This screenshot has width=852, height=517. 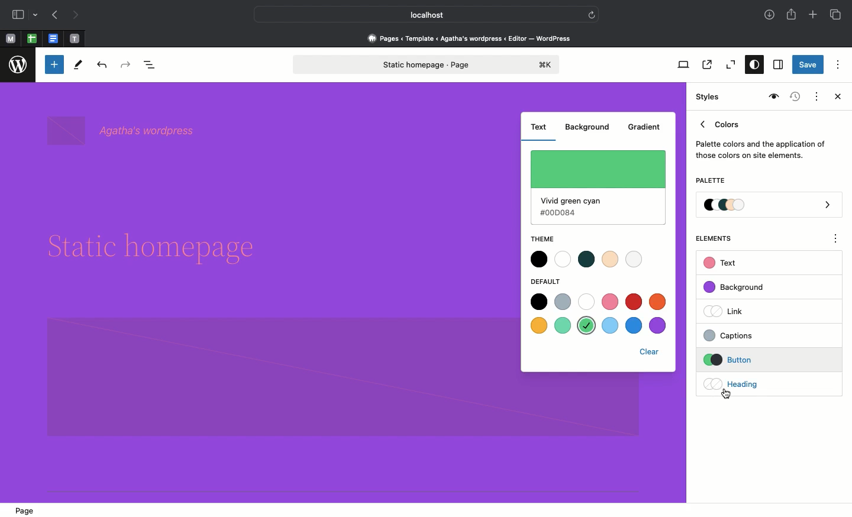 I want to click on Options, so click(x=838, y=64).